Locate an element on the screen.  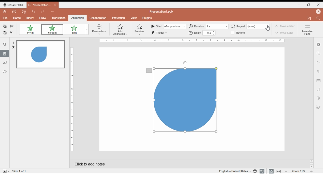
add animation is located at coordinates (121, 30).